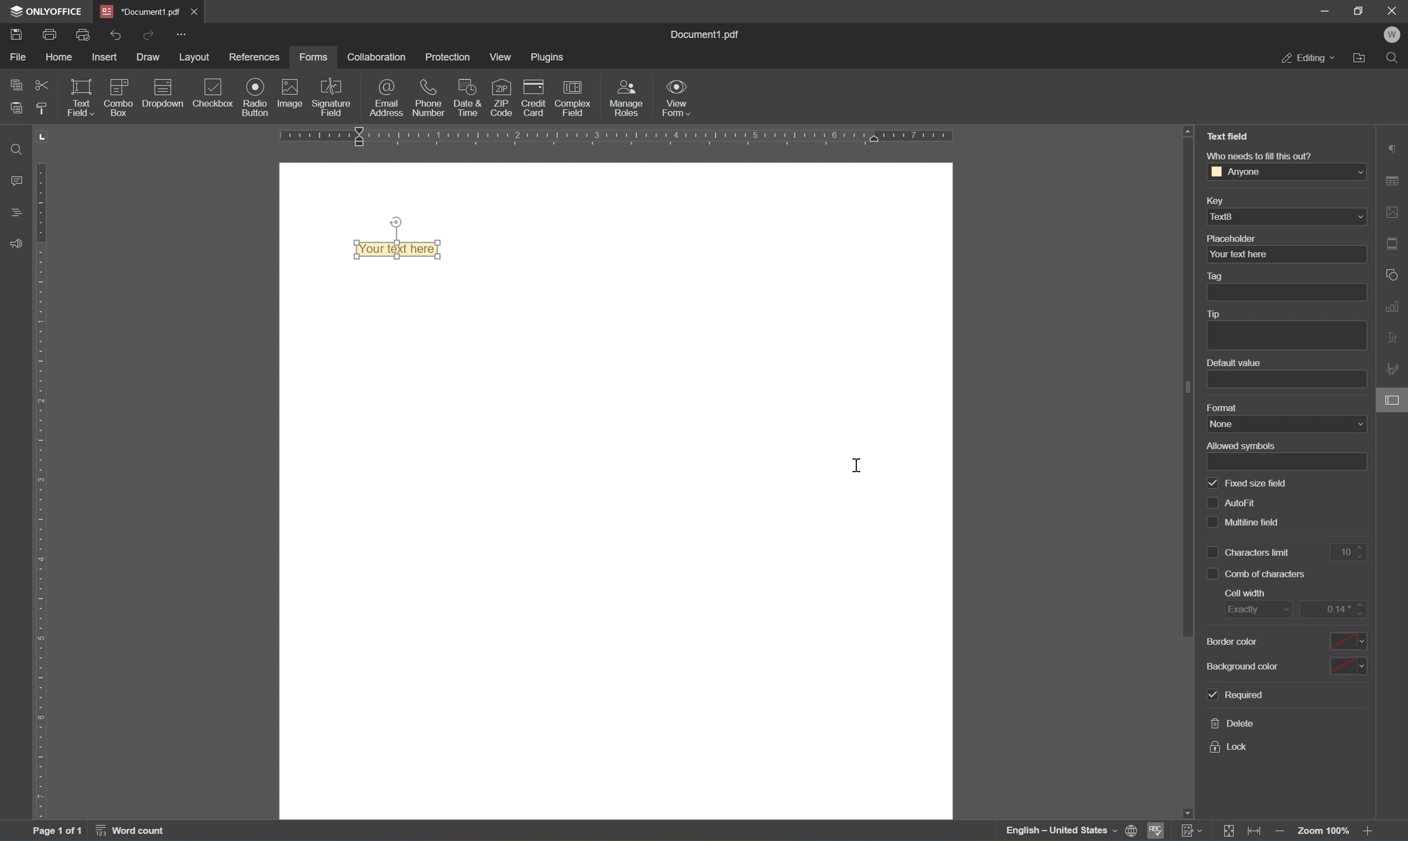 This screenshot has height=841, width=1408. Describe the element at coordinates (1286, 640) in the screenshot. I see `border color` at that location.